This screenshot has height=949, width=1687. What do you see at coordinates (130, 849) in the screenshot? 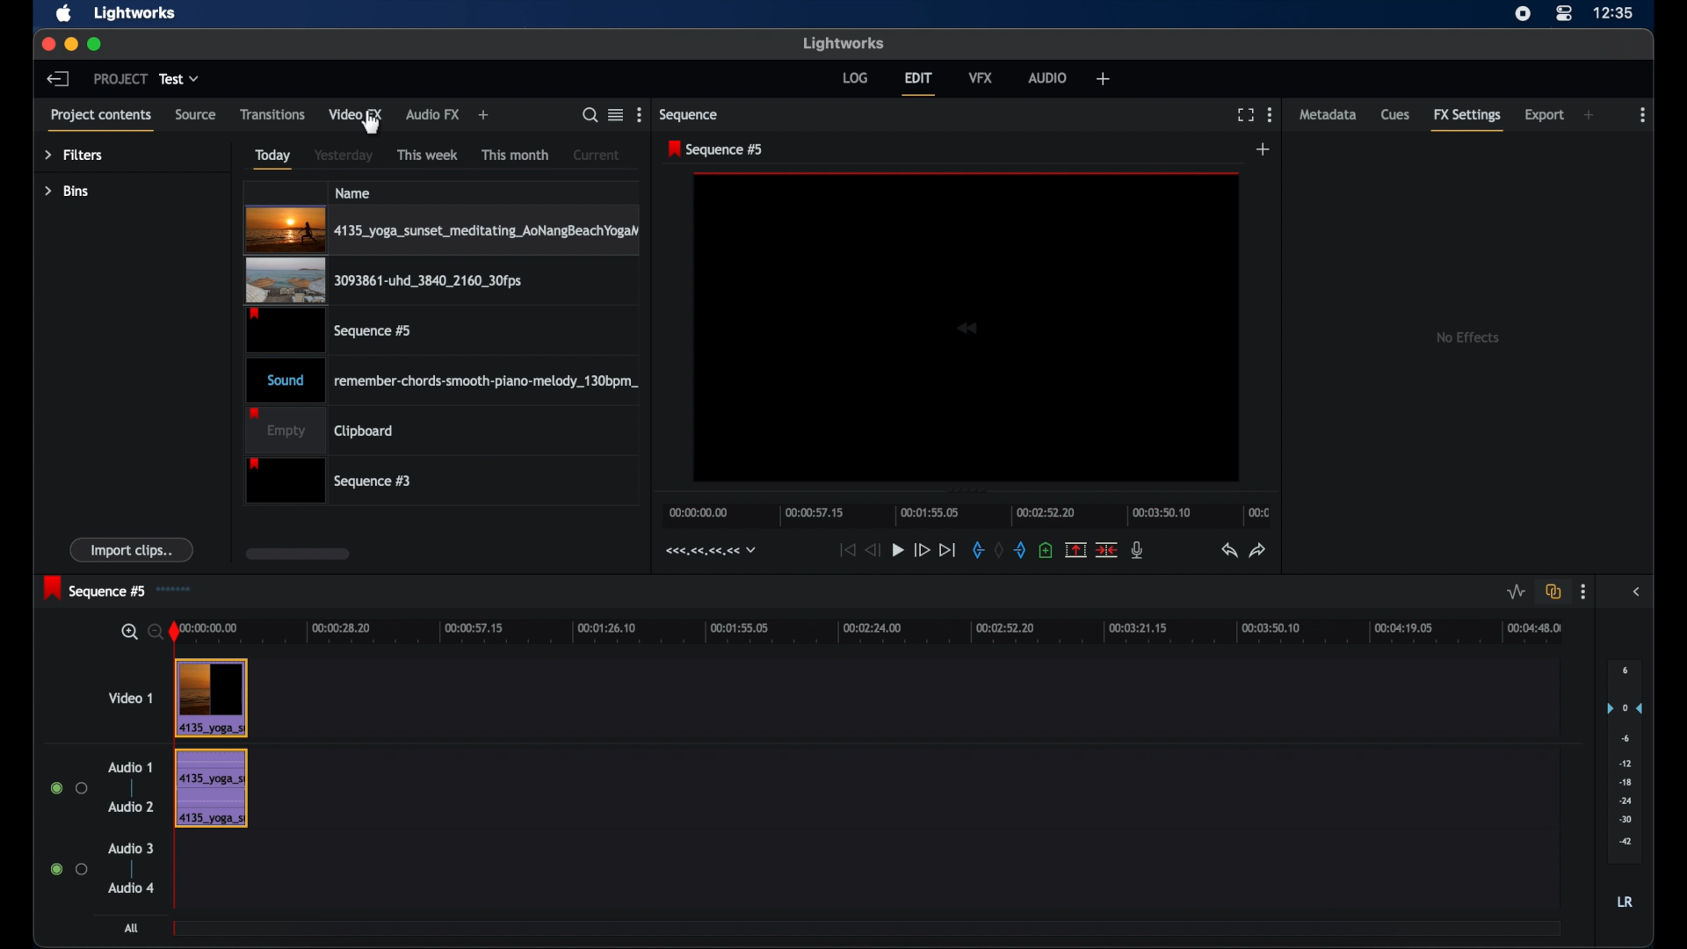
I see `audio 3` at bounding box center [130, 849].